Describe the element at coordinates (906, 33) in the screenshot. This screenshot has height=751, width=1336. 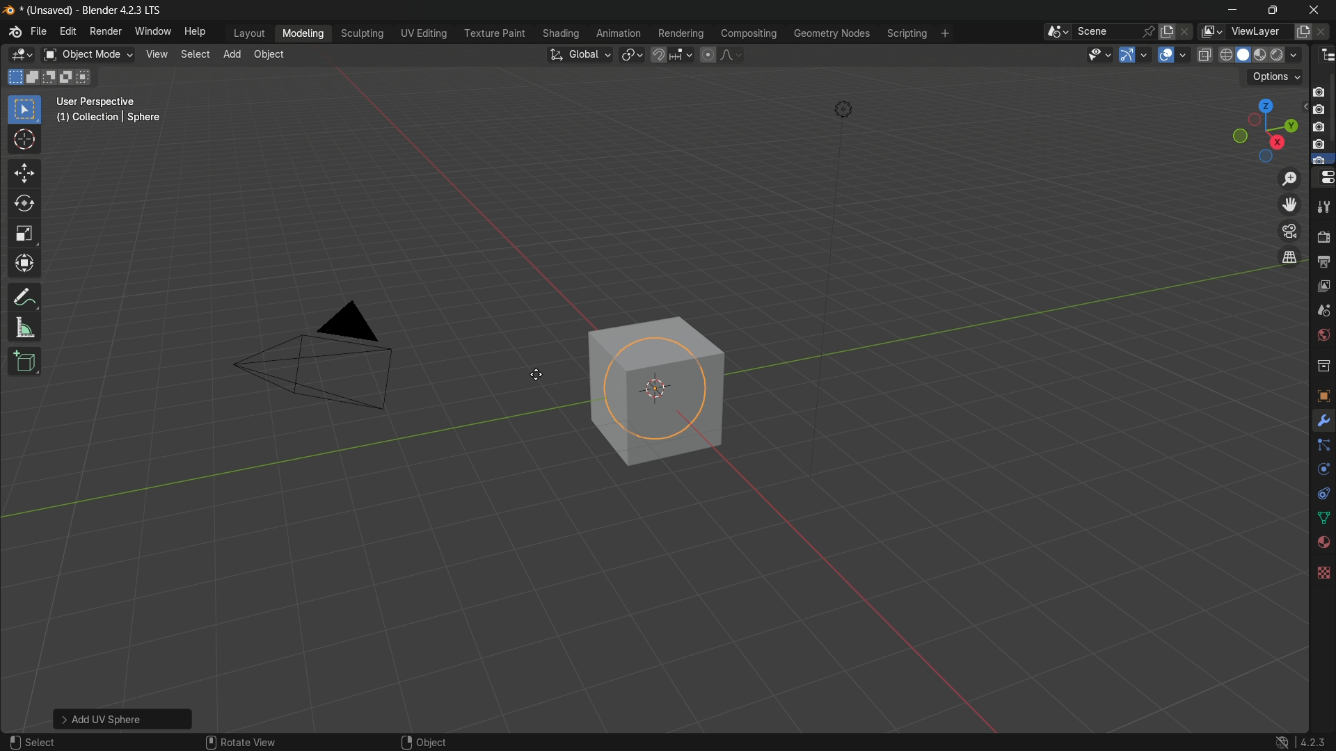
I see `scripting menu` at that location.